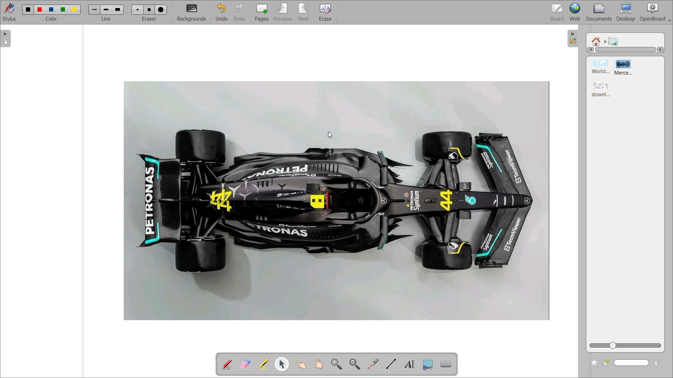 This screenshot has height=378, width=673. I want to click on previous, so click(283, 12).